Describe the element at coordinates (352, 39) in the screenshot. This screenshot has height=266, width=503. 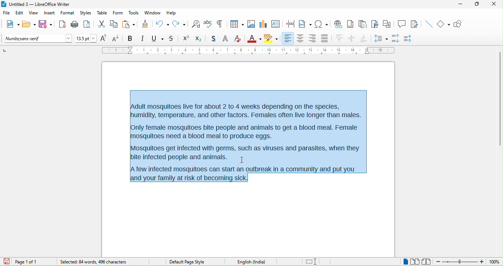
I see `center` at that location.